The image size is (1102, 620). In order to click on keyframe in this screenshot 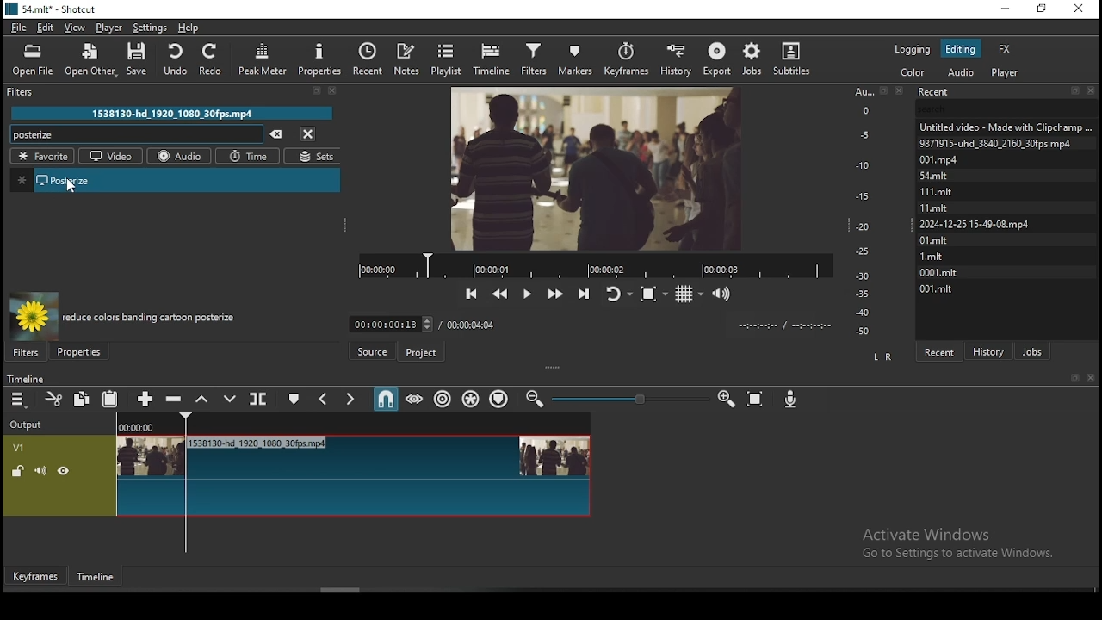, I will do `click(35, 577)`.